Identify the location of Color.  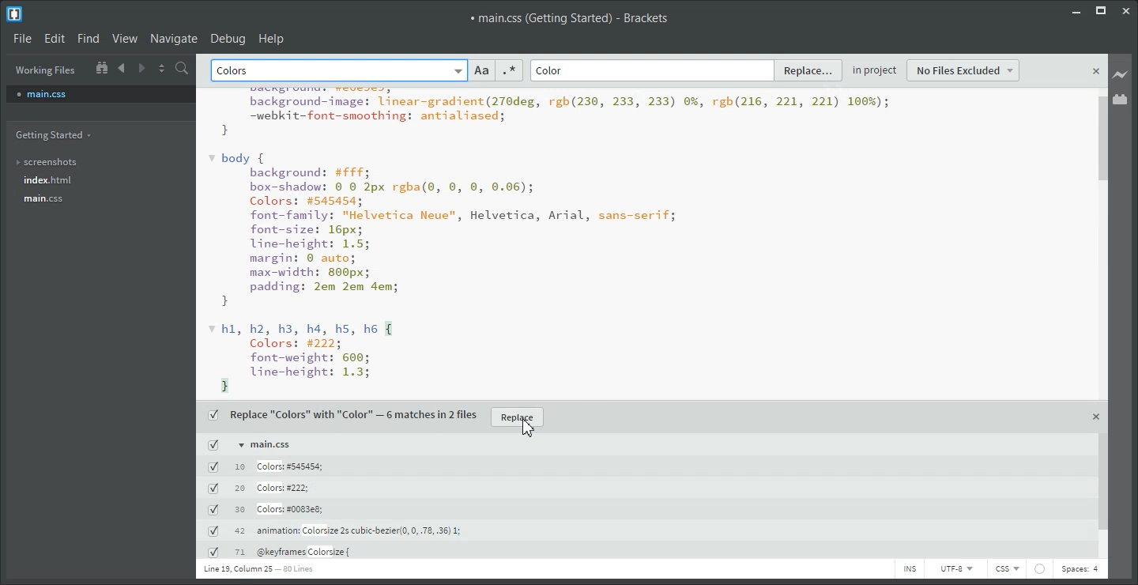
(551, 71).